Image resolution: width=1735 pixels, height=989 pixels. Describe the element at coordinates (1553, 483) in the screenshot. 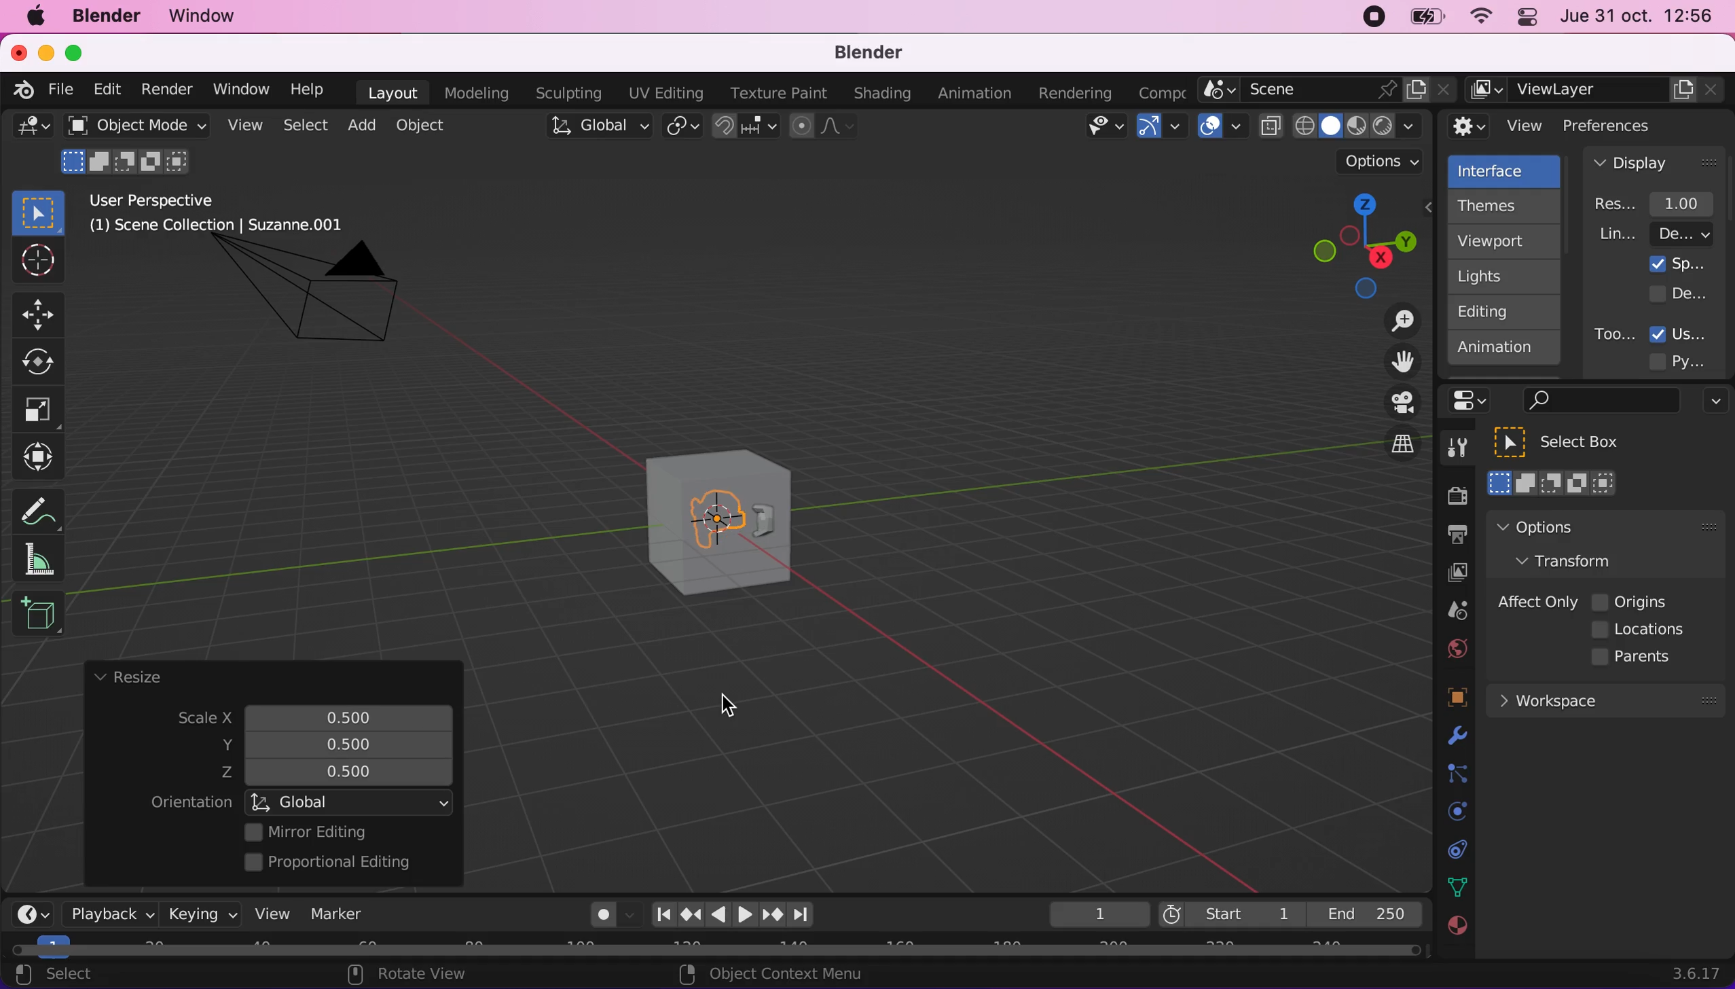

I see `select box mode` at that location.